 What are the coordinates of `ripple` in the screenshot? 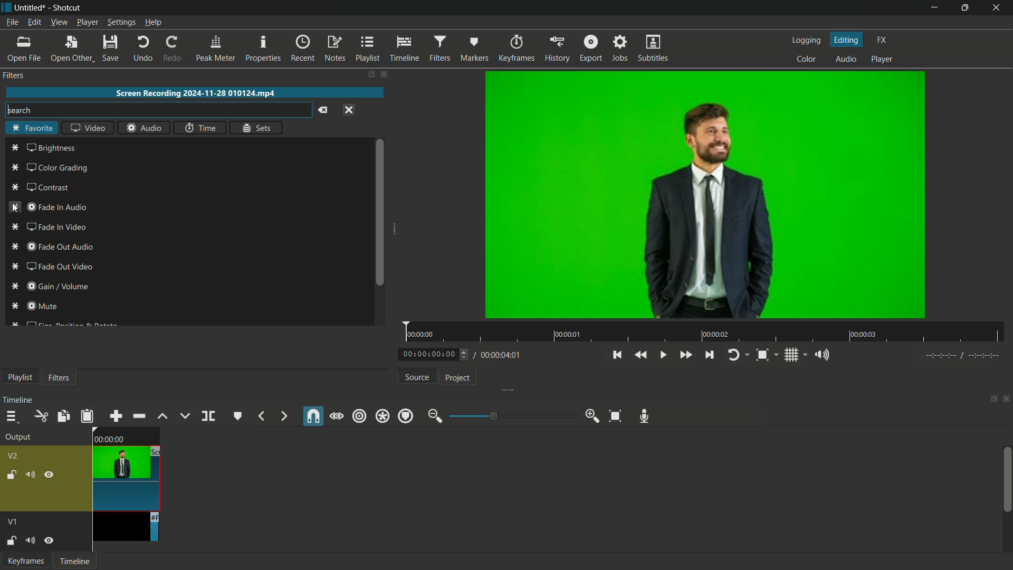 It's located at (359, 416).